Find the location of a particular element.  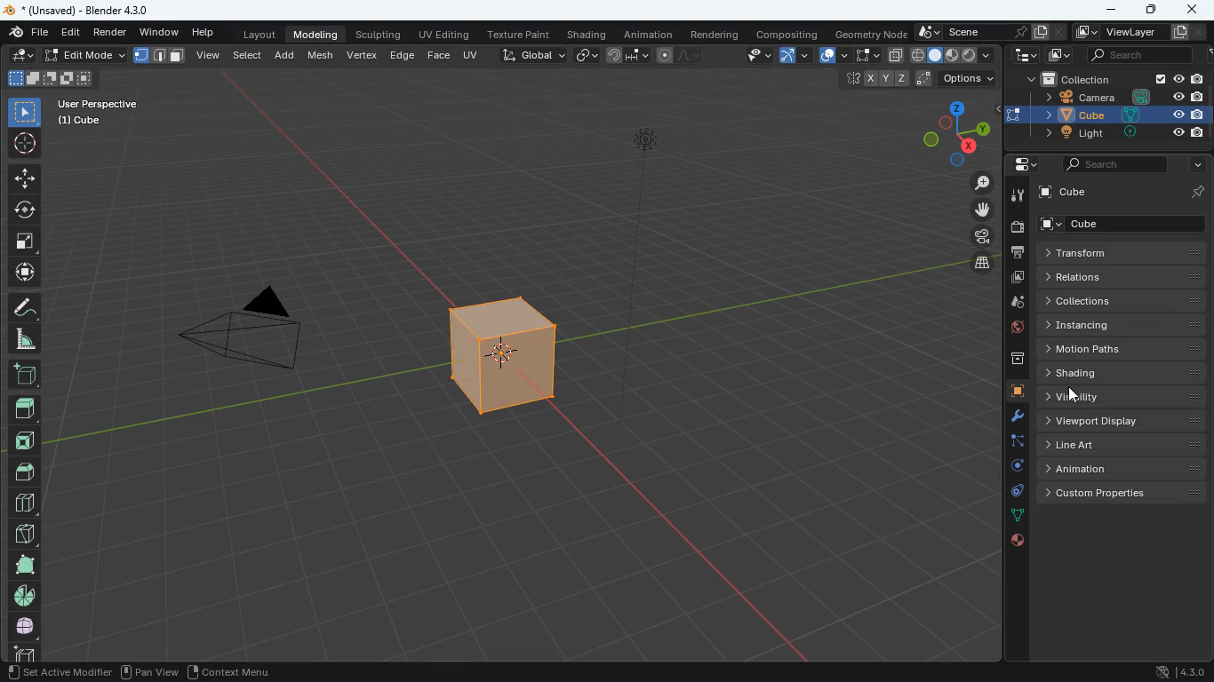

copy is located at coordinates (894, 56).